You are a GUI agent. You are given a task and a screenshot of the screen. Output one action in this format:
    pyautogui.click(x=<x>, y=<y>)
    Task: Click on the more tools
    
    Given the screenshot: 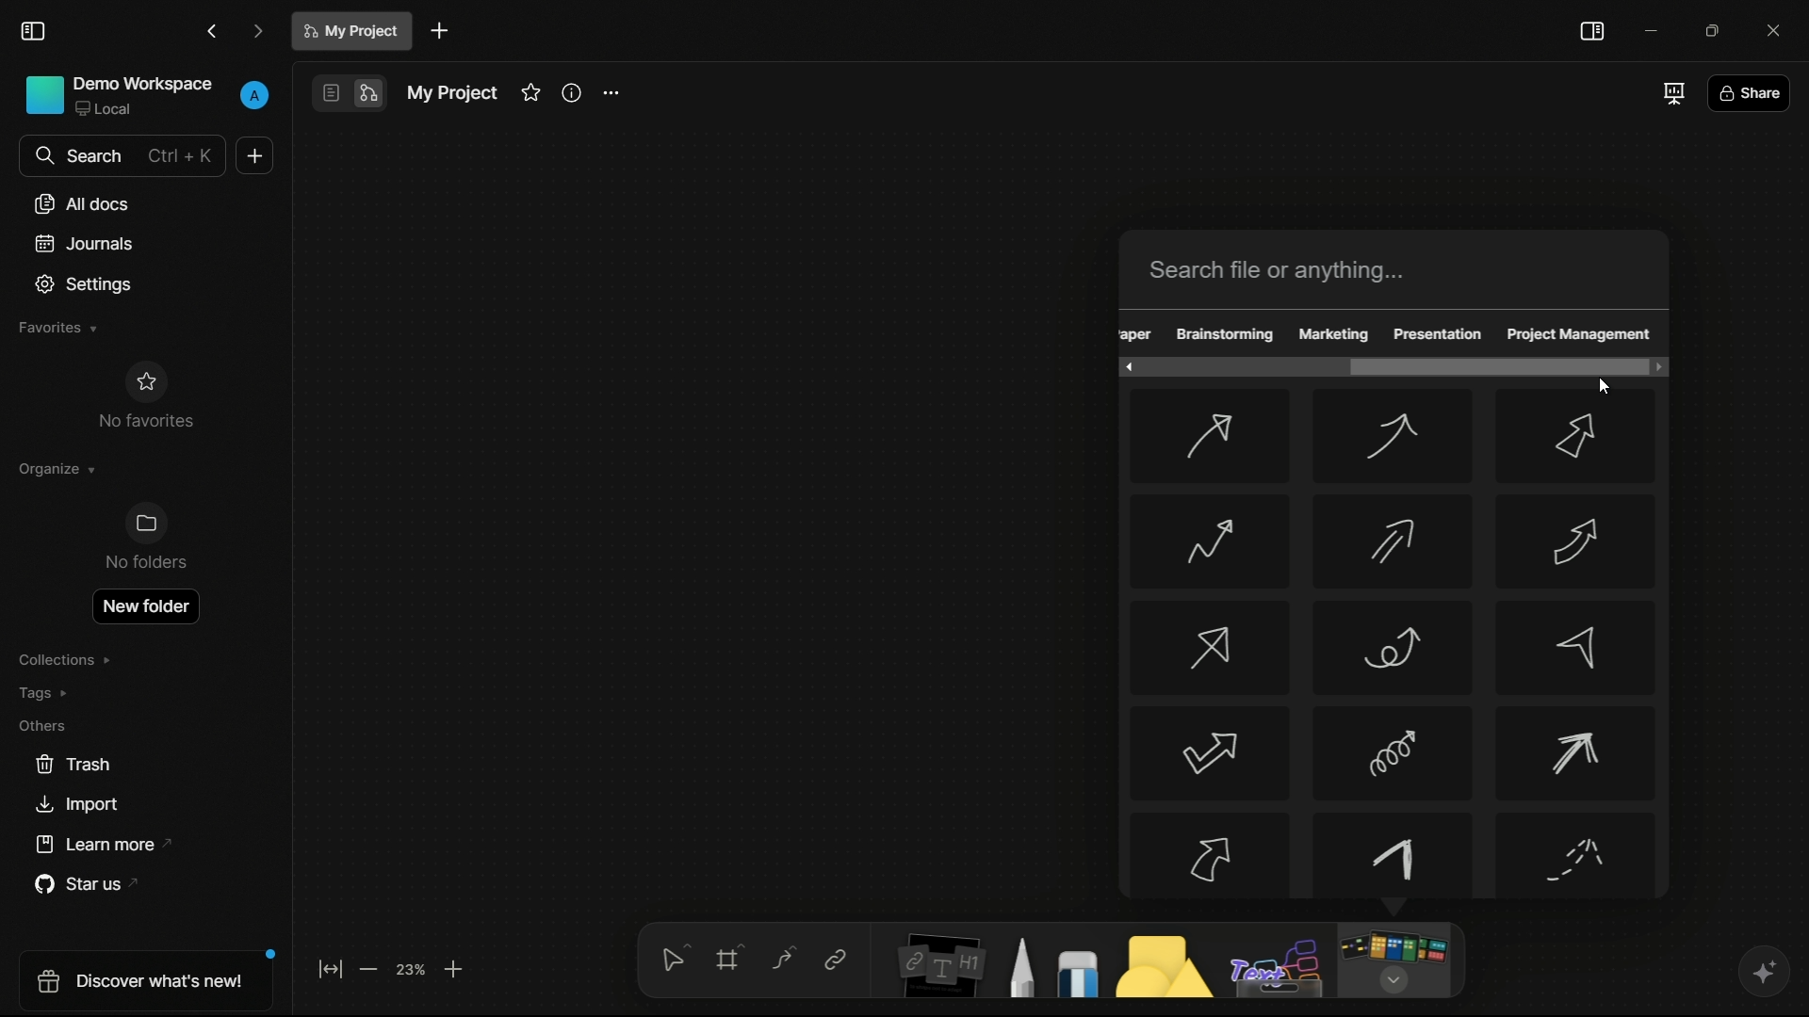 What is the action you would take?
    pyautogui.click(x=1393, y=961)
    